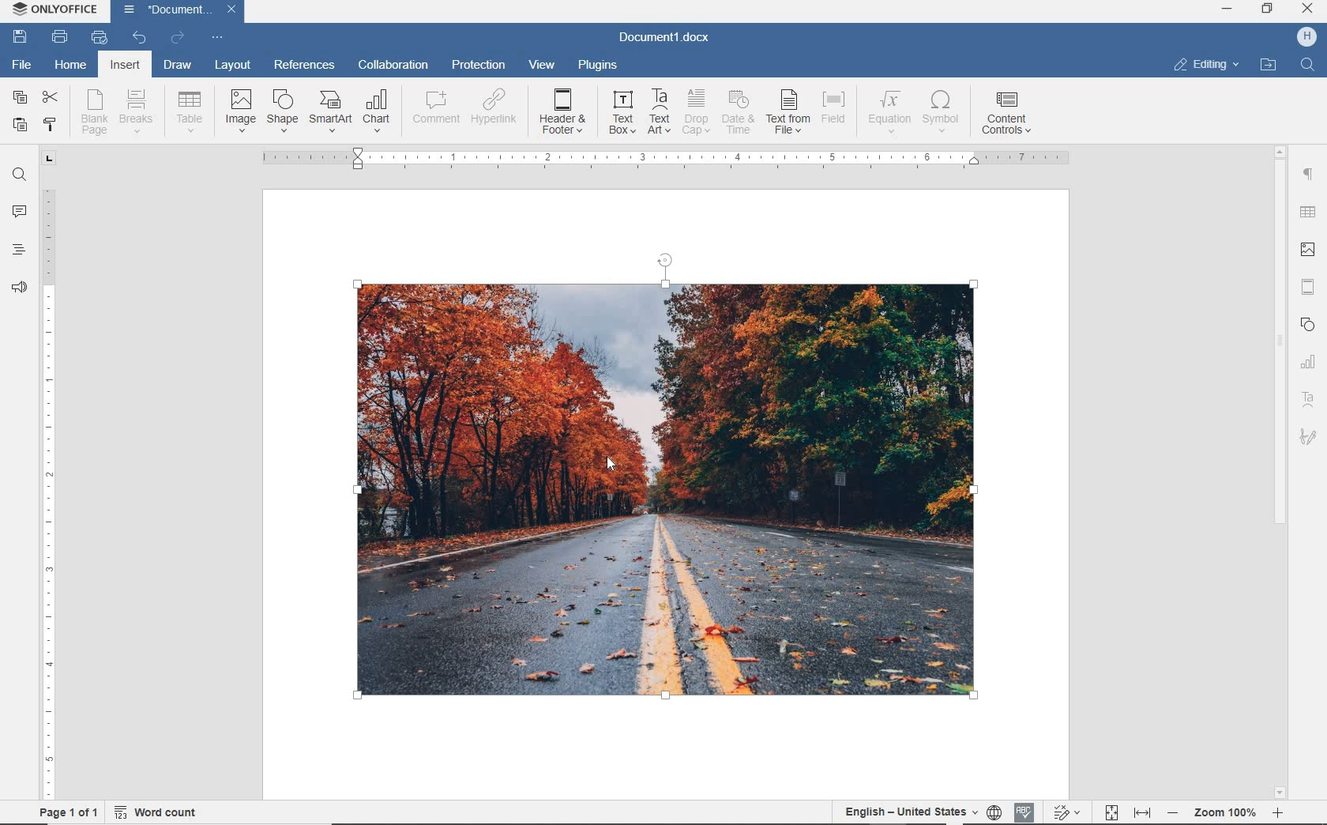 This screenshot has height=825, width=1327. What do you see at coordinates (217, 37) in the screenshot?
I see `customize quick access toolbar` at bounding box center [217, 37].